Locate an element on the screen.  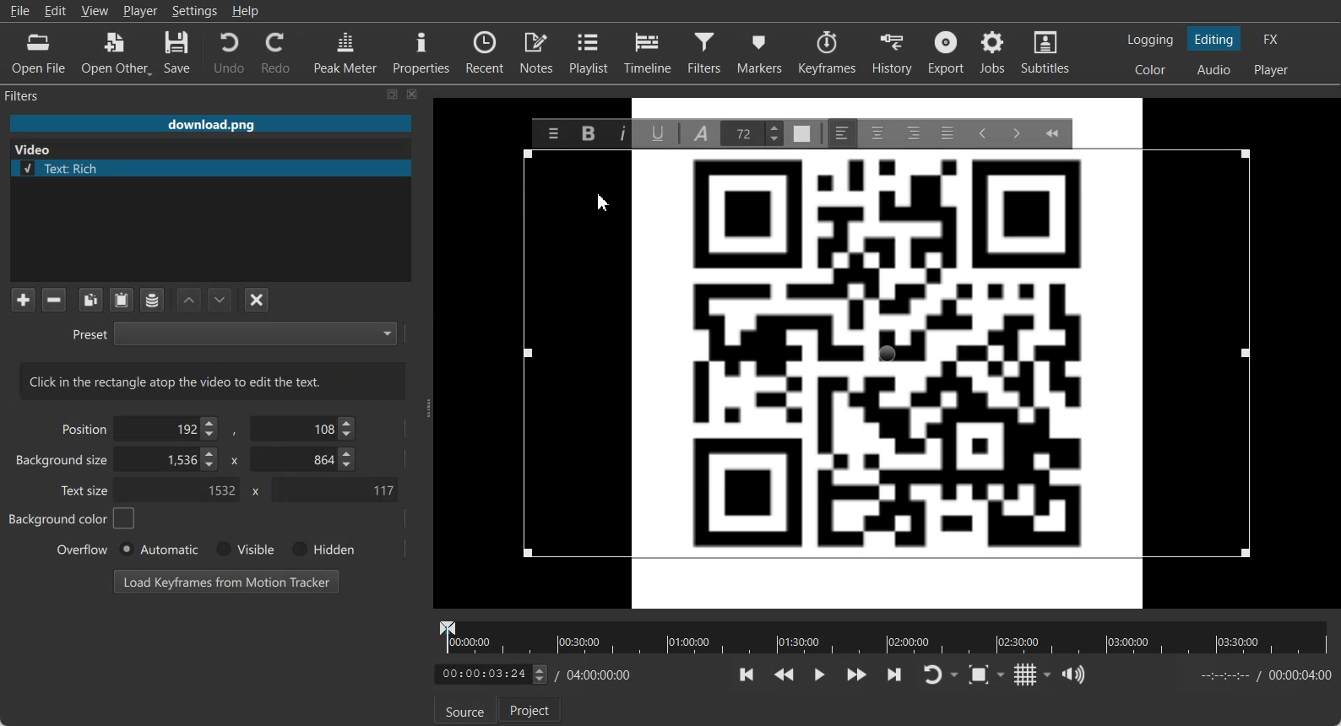
Bold is located at coordinates (588, 133).